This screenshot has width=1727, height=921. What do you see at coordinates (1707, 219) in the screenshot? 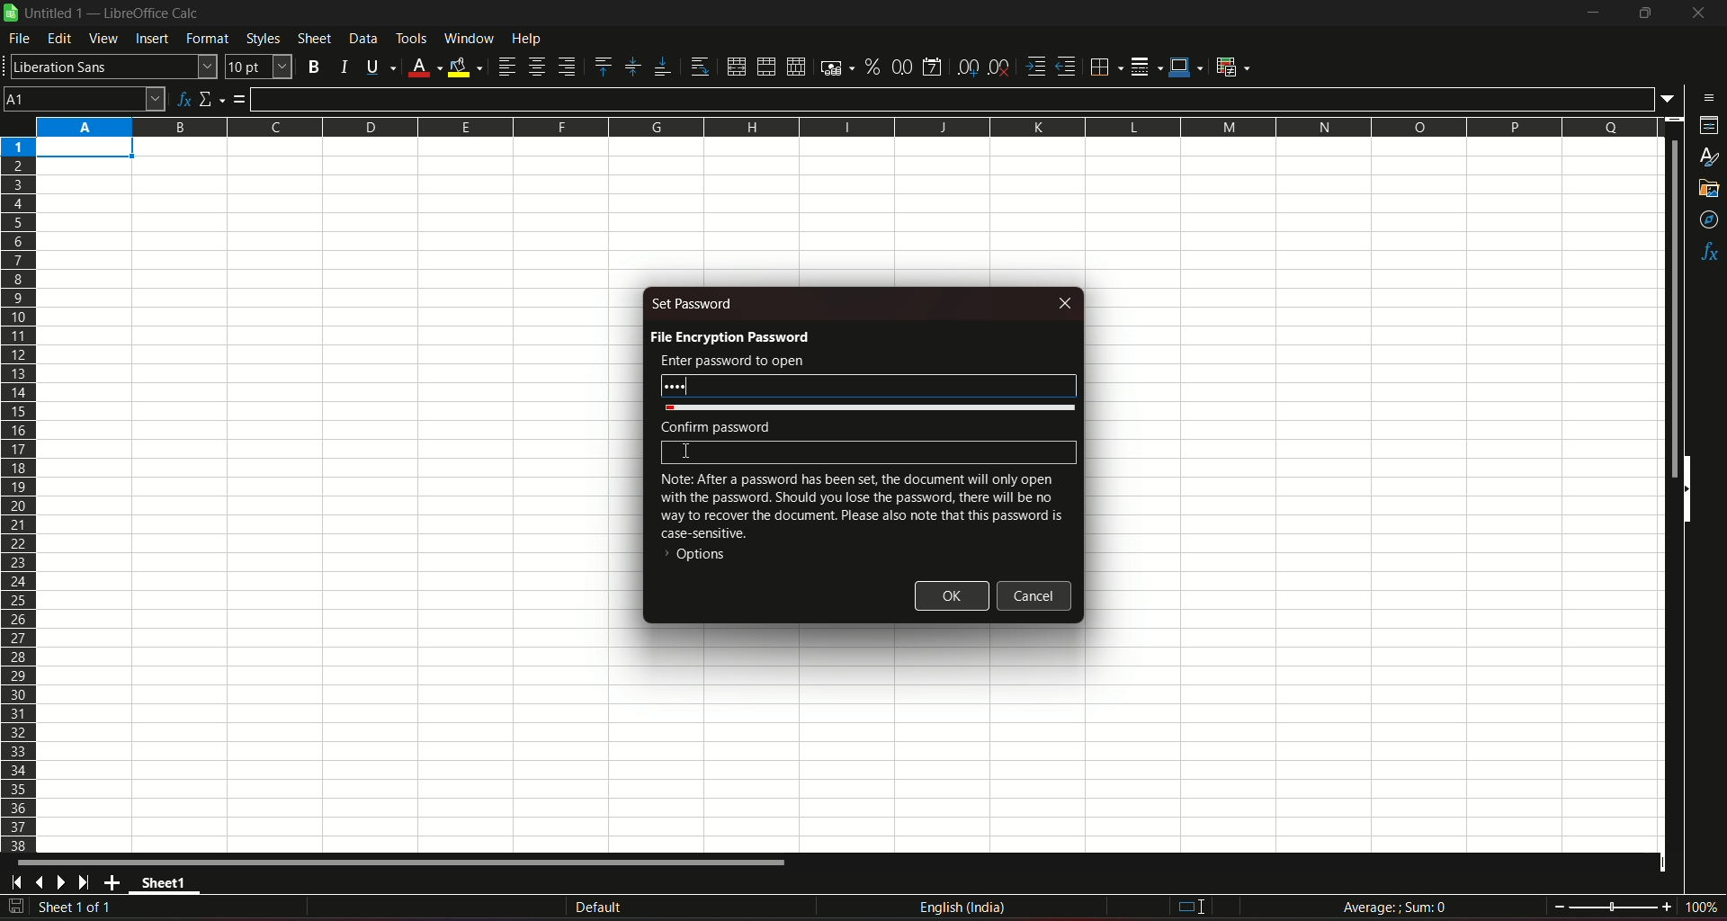
I see `navigator` at bounding box center [1707, 219].